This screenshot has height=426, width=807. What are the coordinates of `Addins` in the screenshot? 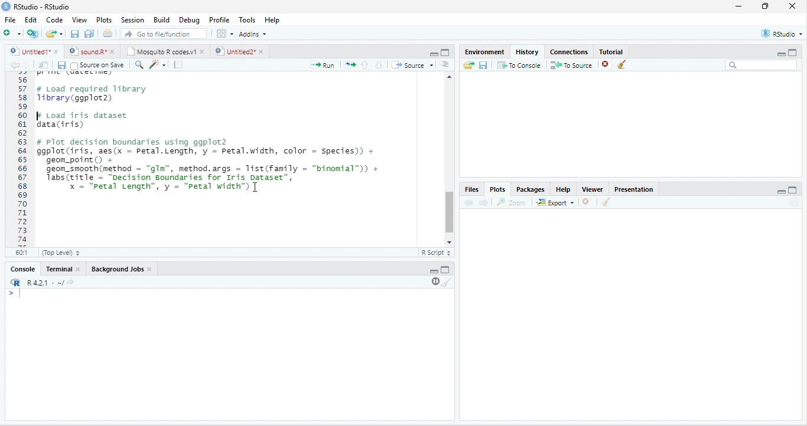 It's located at (253, 34).